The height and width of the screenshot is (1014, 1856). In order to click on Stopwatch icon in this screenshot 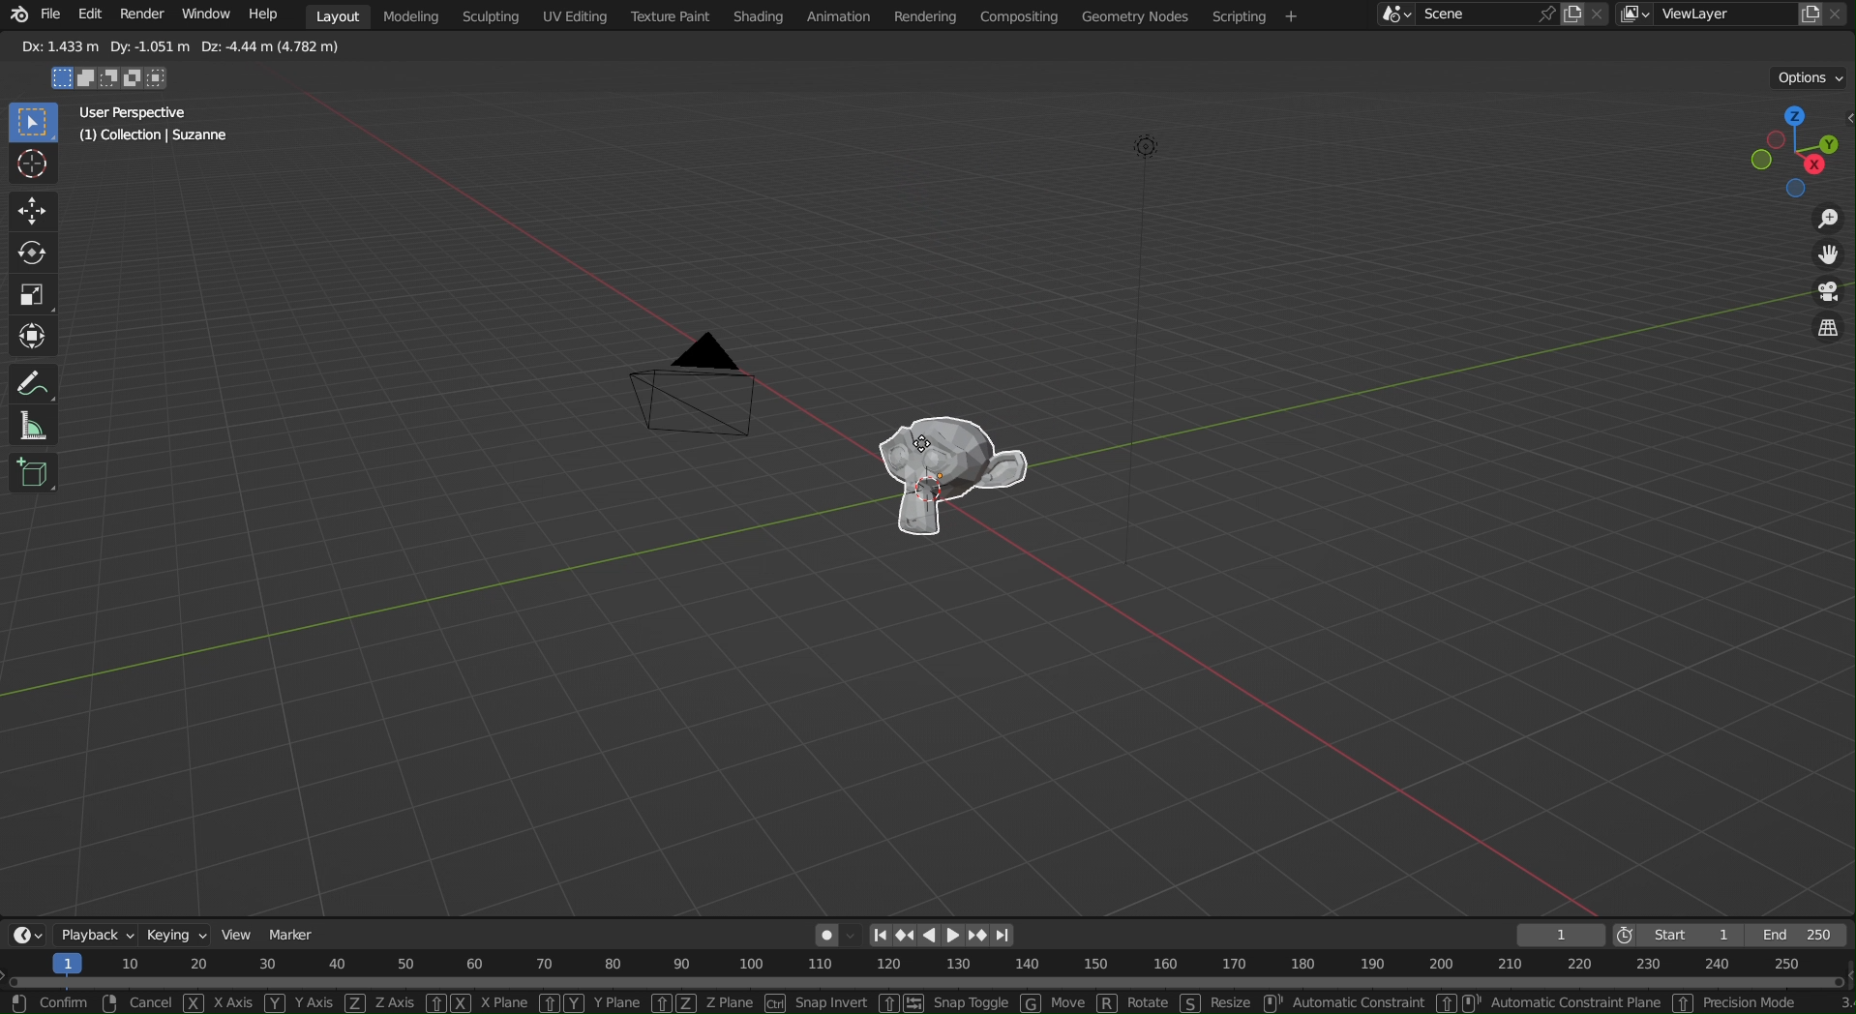, I will do `click(1627, 935)`.